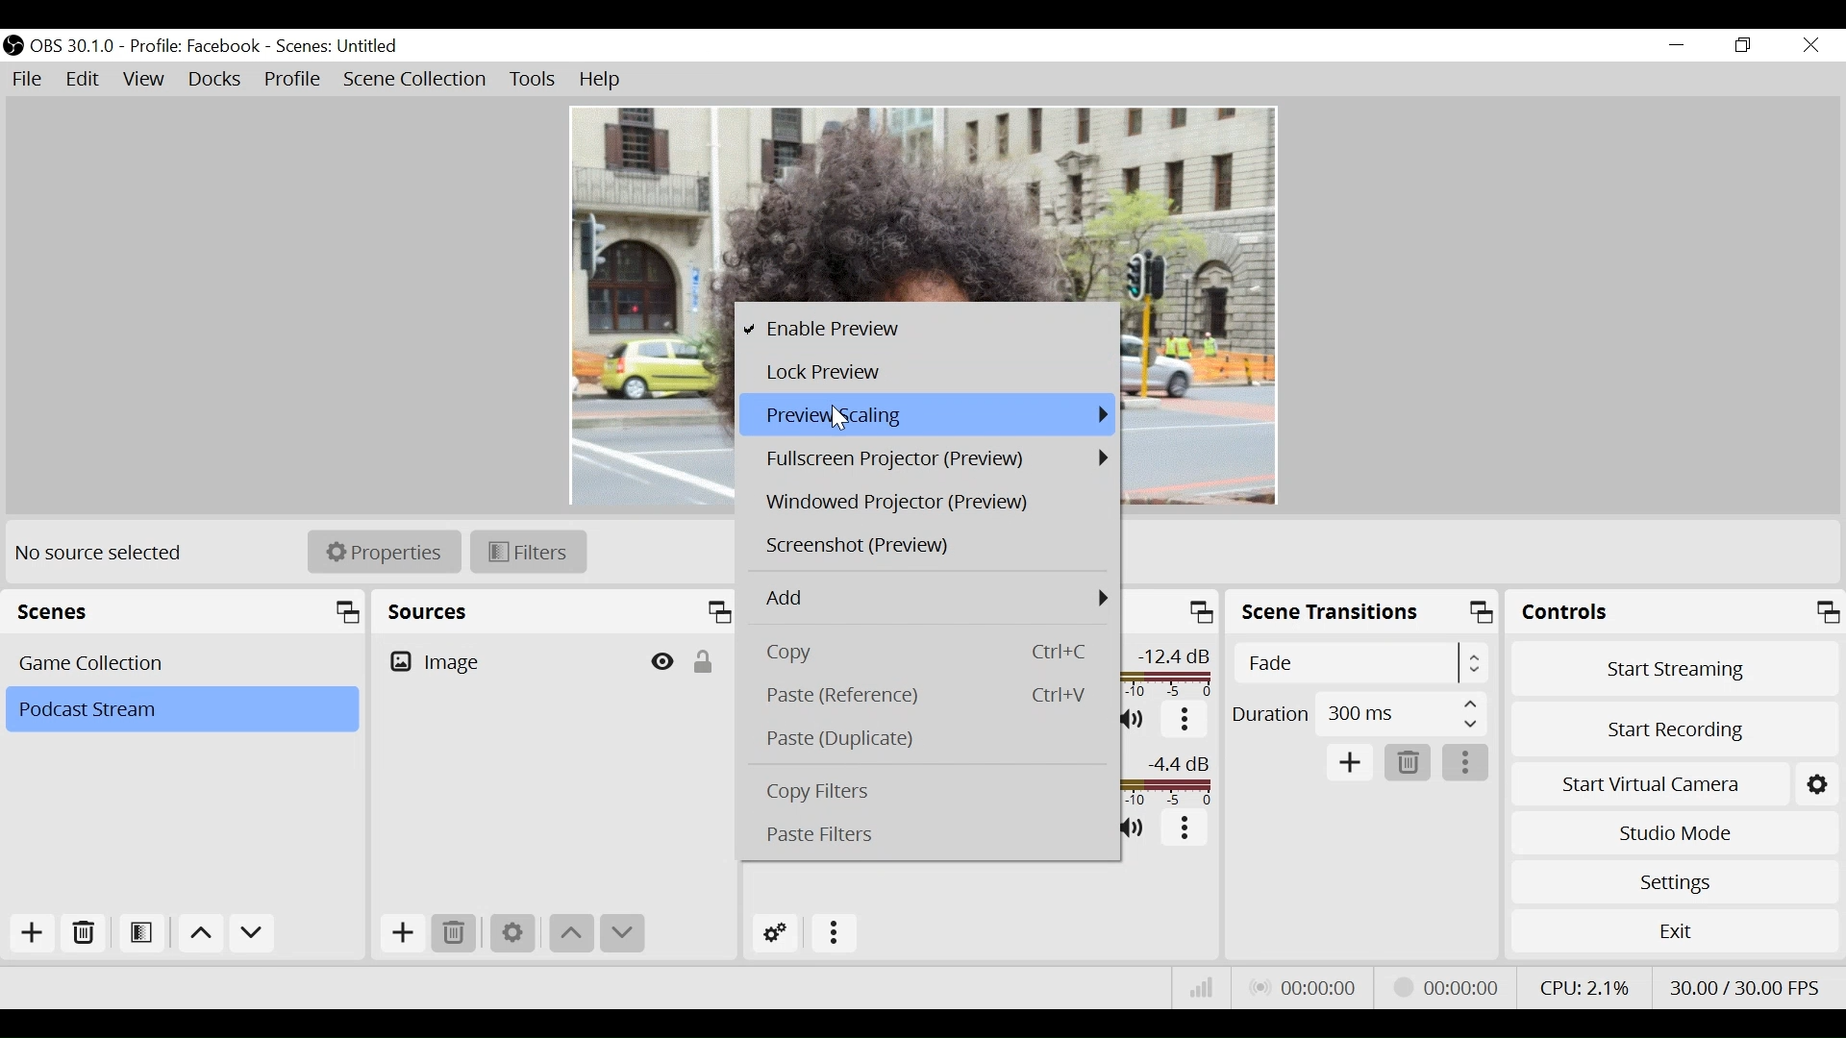 The width and height of the screenshot is (1846, 1038). I want to click on Scenes Panel, so click(187, 611).